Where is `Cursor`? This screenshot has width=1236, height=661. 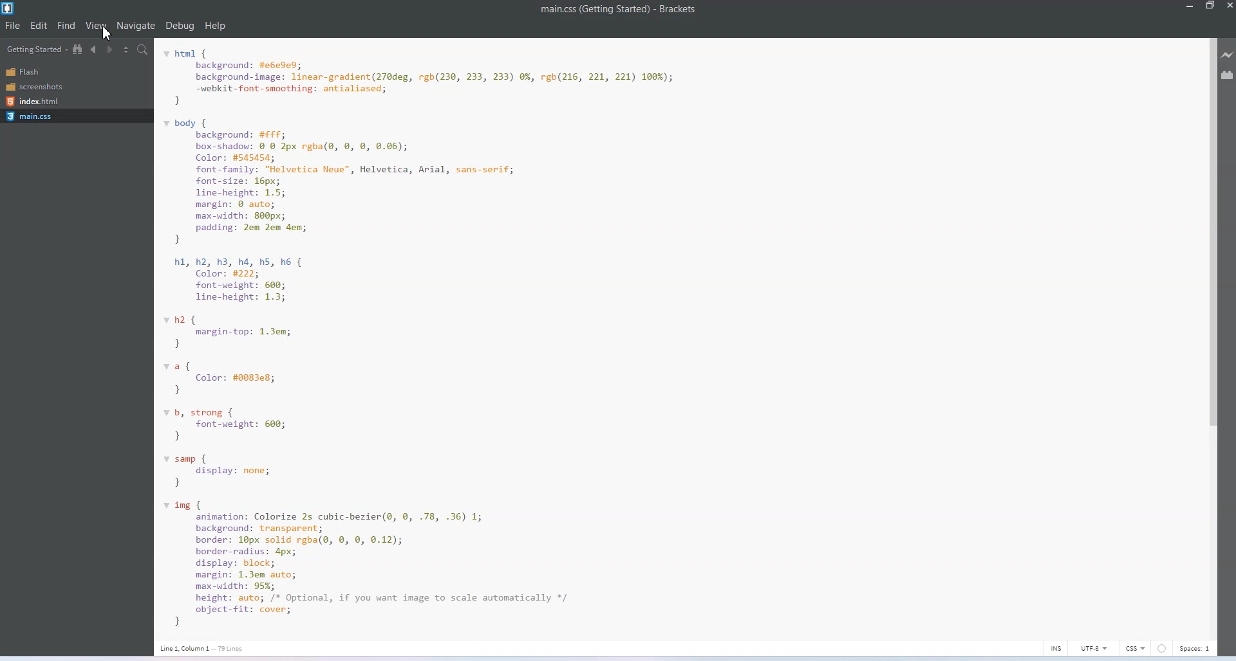 Cursor is located at coordinates (108, 32).